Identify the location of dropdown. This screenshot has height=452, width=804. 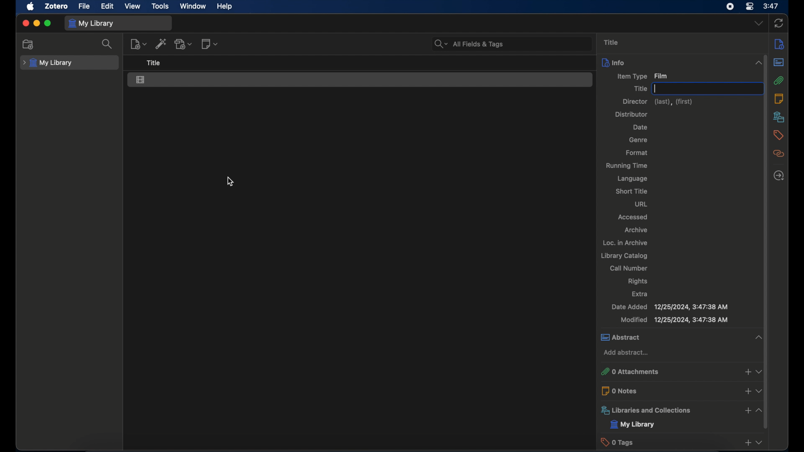
(761, 371).